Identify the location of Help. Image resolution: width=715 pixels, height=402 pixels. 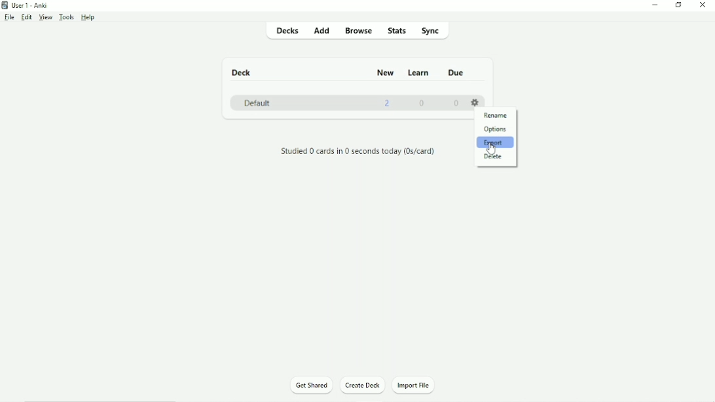
(89, 18).